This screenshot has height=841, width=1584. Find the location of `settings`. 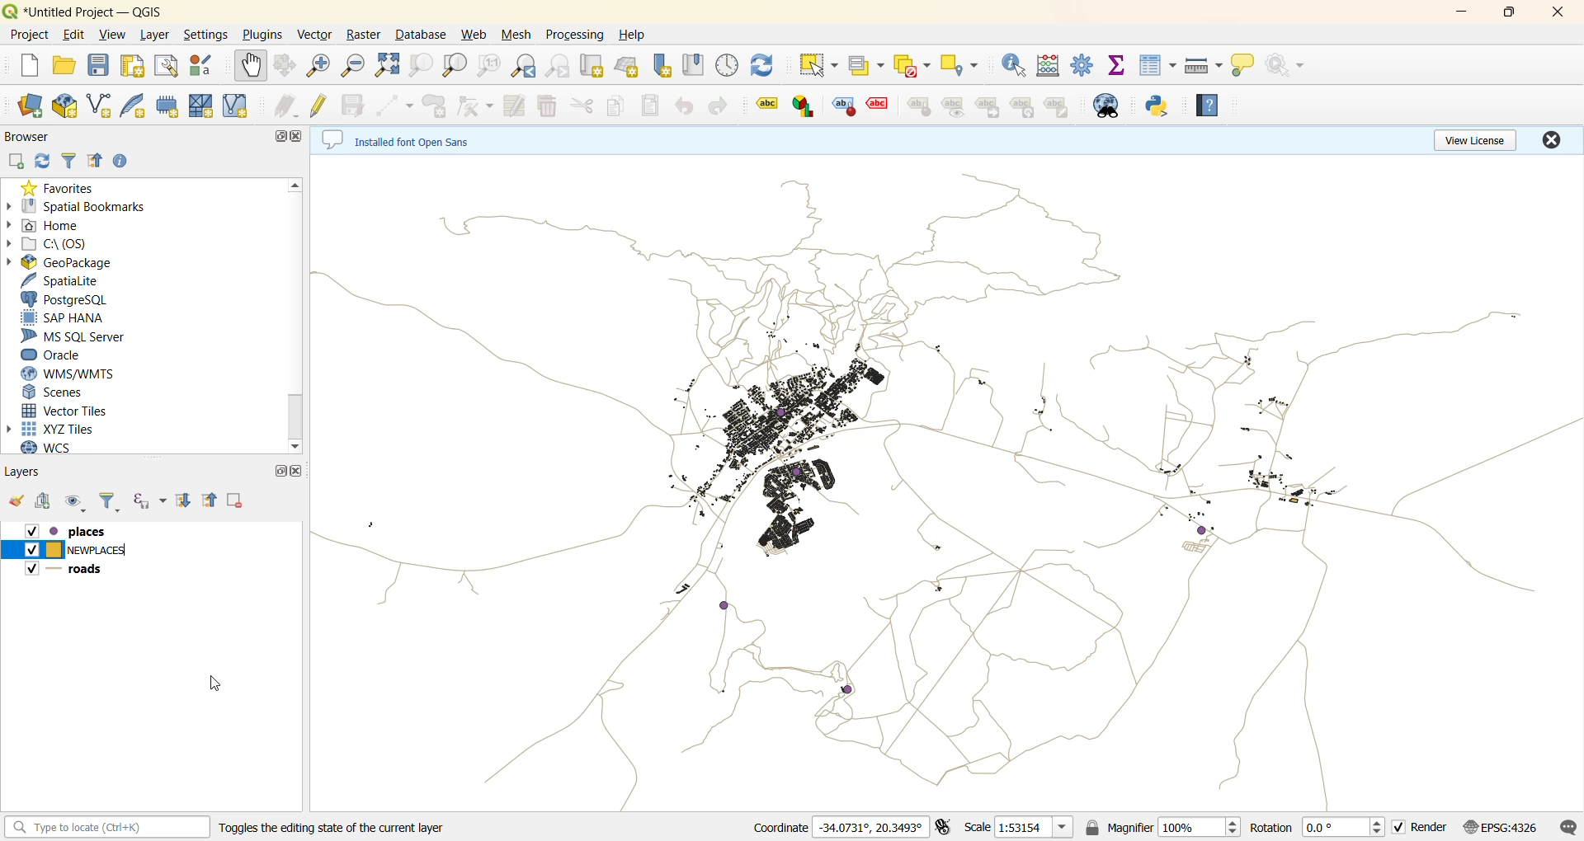

settings is located at coordinates (205, 35).